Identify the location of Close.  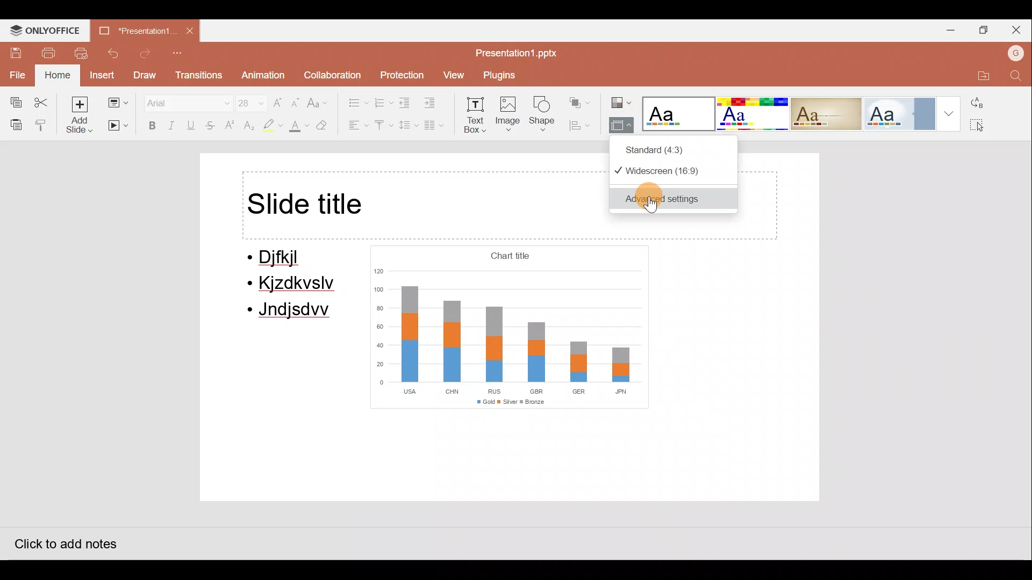
(1019, 29).